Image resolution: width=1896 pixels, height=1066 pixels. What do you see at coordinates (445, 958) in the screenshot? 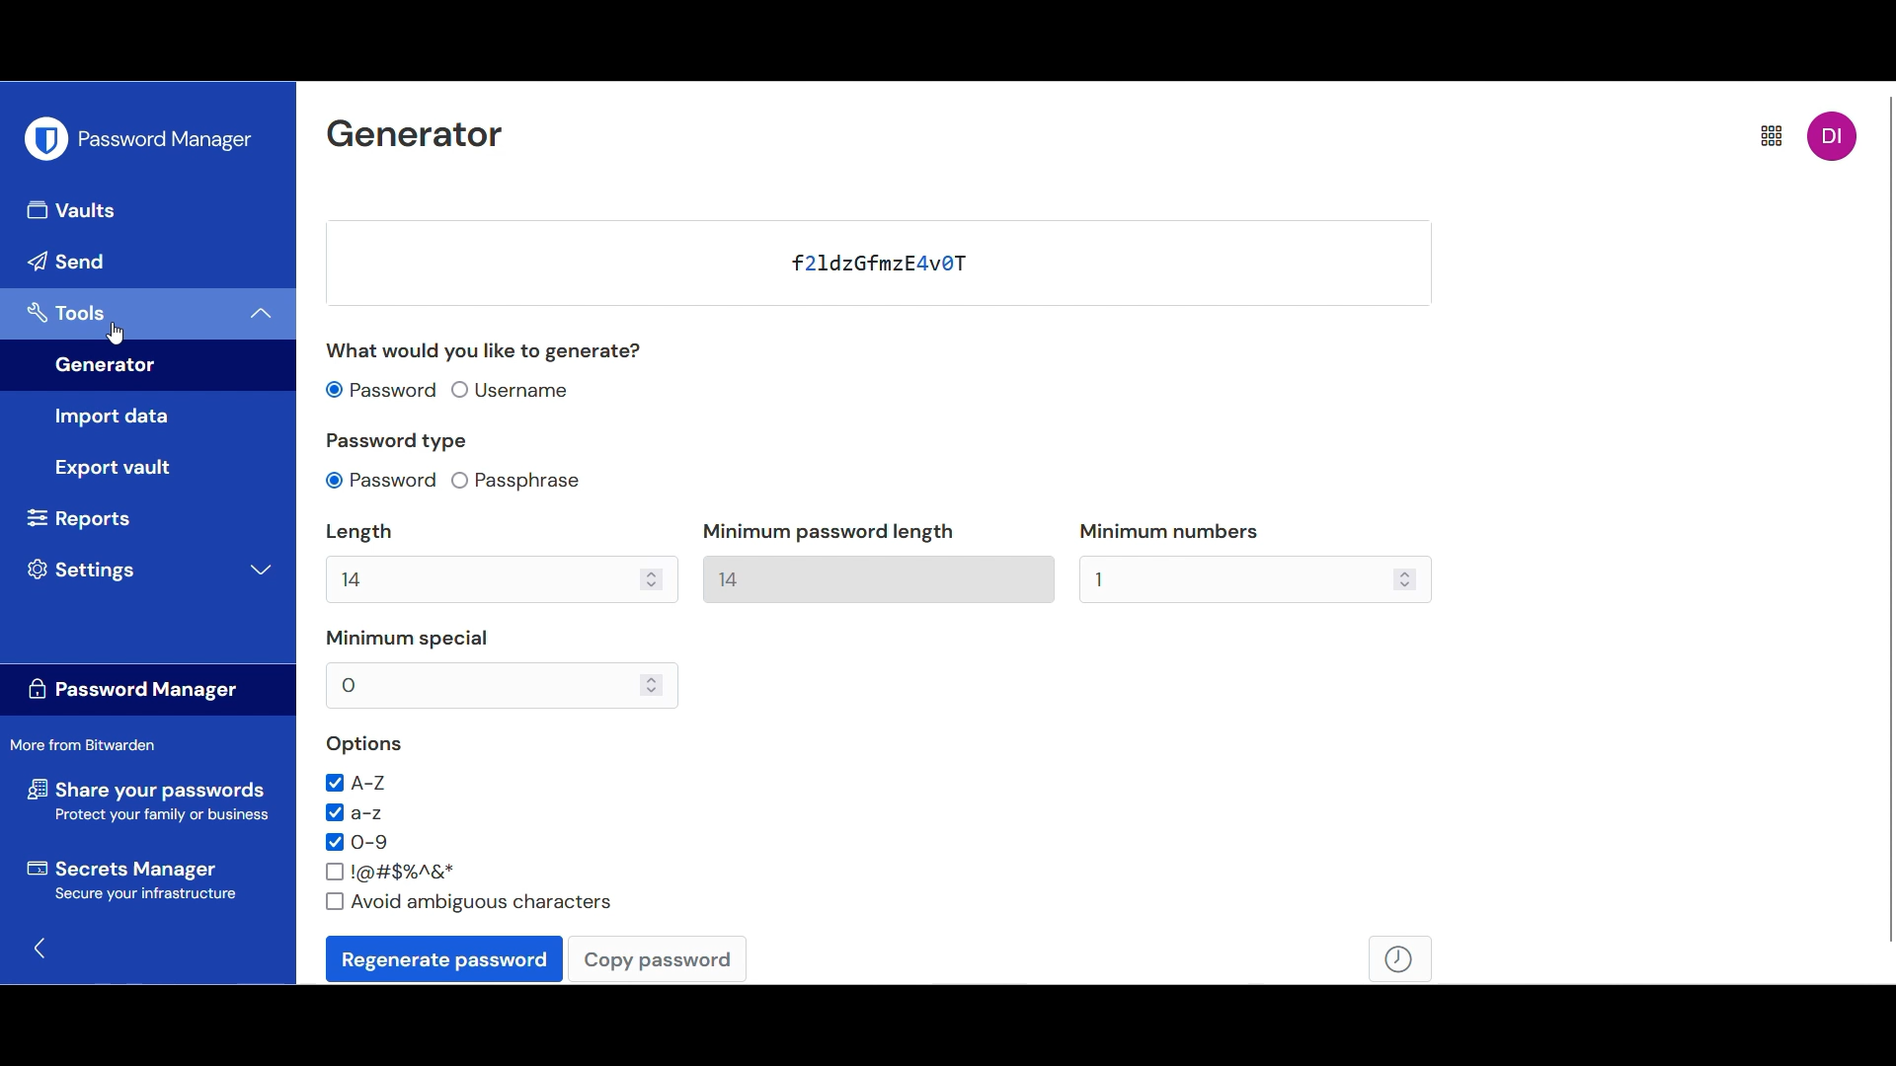
I see `Regenerate password` at bounding box center [445, 958].